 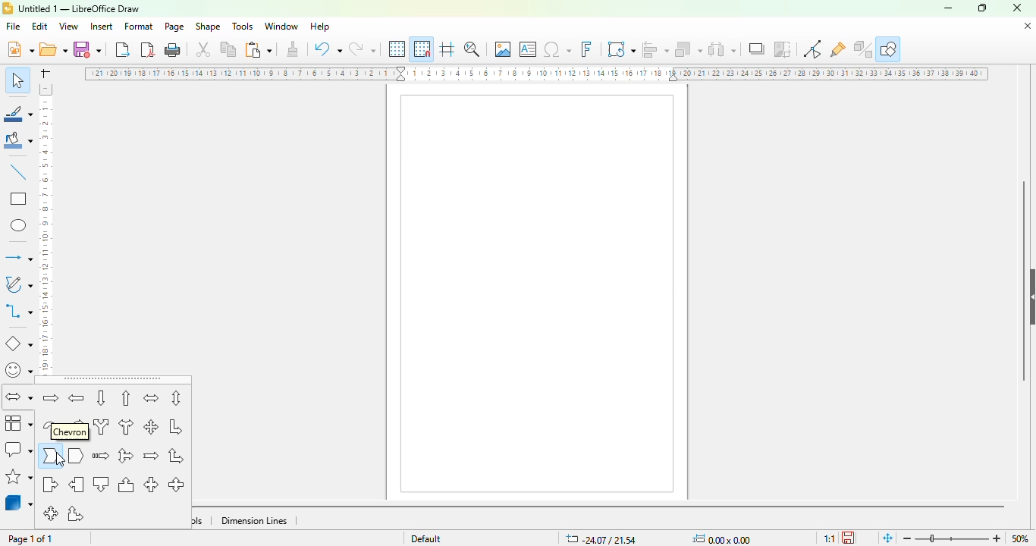 I want to click on basic shapes, so click(x=19, y=344).